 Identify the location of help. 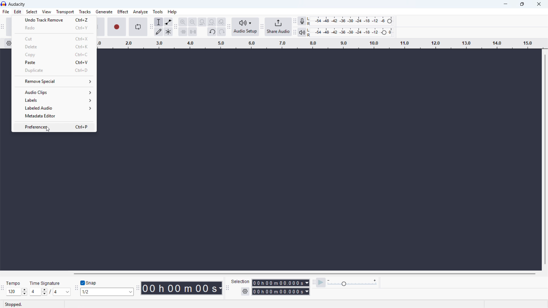
(172, 12).